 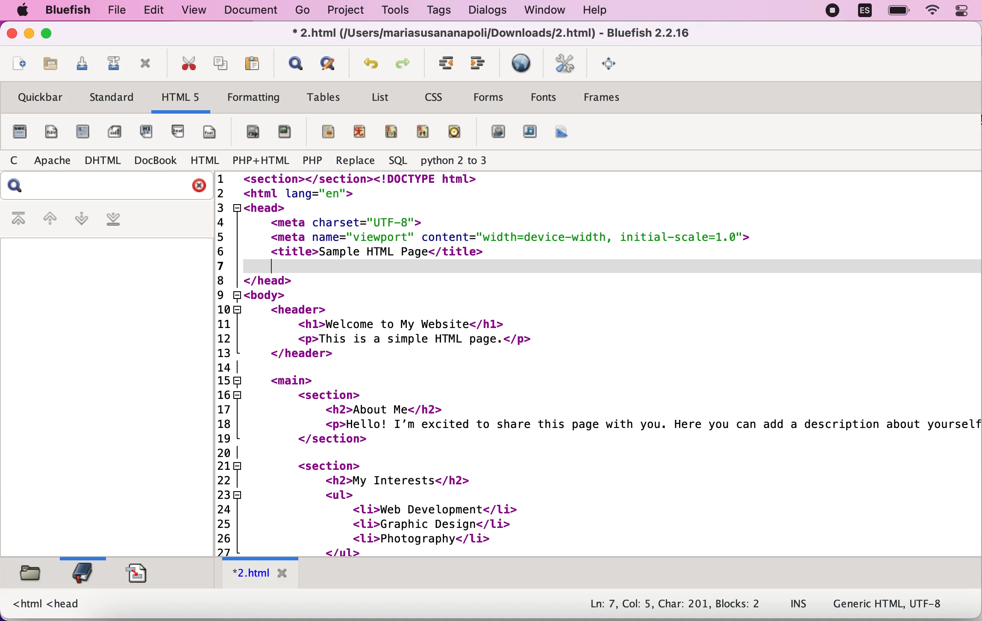 What do you see at coordinates (197, 11) in the screenshot?
I see `view` at bounding box center [197, 11].